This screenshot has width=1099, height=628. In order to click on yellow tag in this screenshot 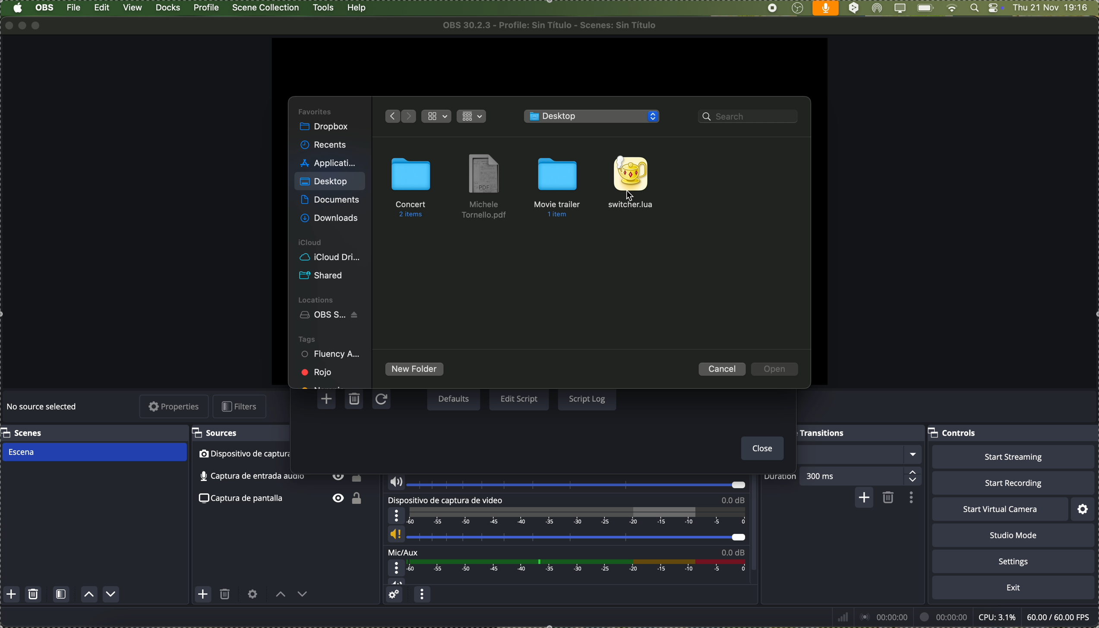, I will do `click(323, 385)`.